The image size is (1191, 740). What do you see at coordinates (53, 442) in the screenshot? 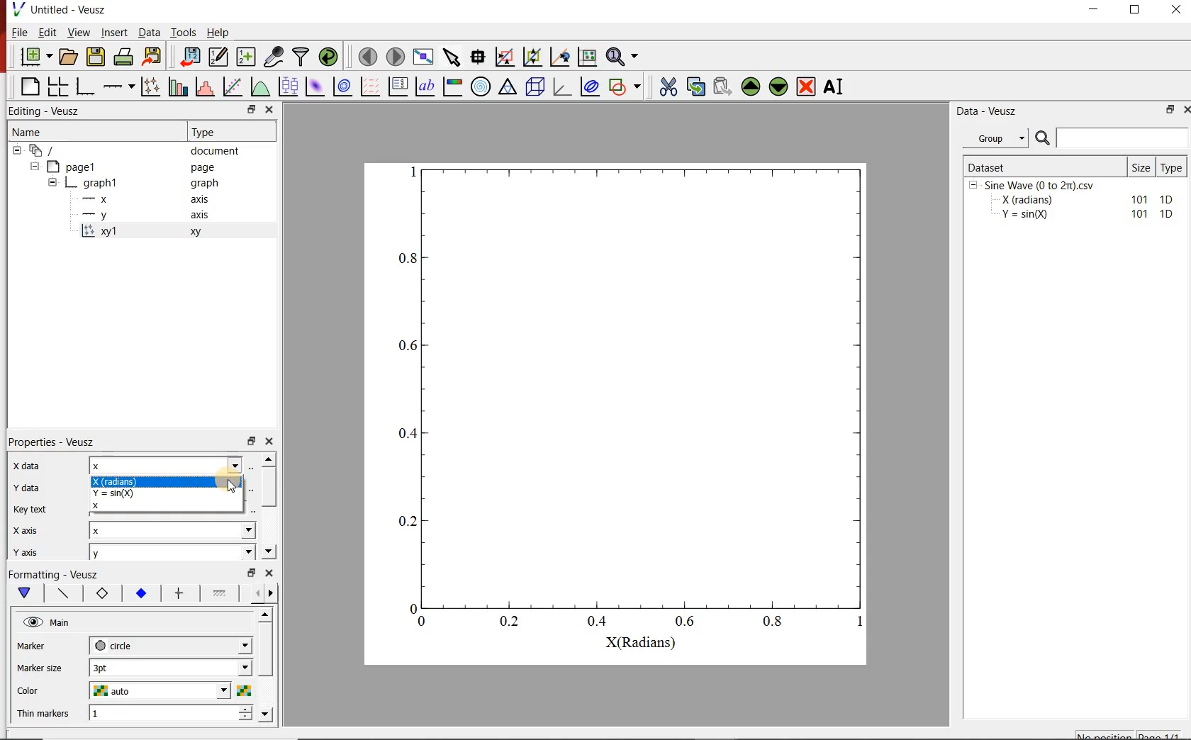
I see `Properties - Veusz` at bounding box center [53, 442].